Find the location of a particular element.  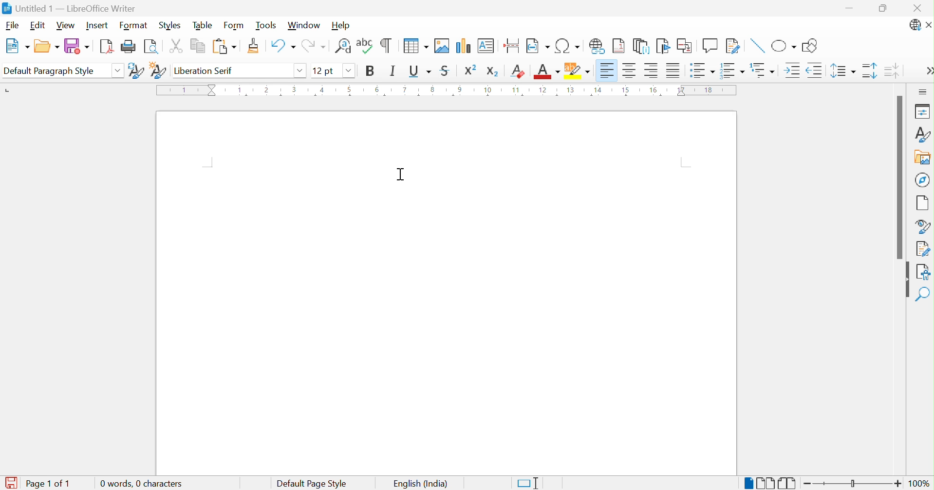

Zoom out is located at coordinates (807, 486).